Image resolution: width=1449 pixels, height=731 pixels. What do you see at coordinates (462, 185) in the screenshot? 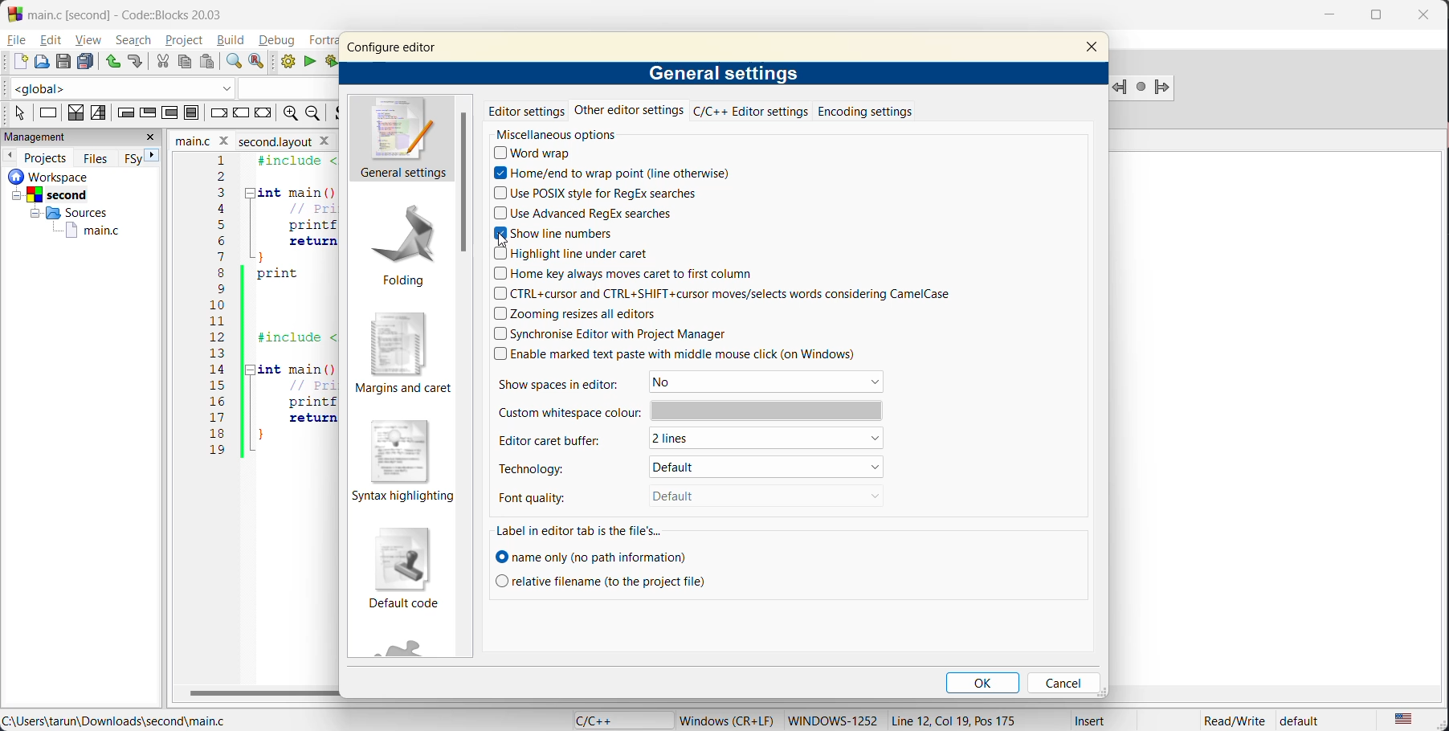
I see `vertical scroll bar` at bounding box center [462, 185].